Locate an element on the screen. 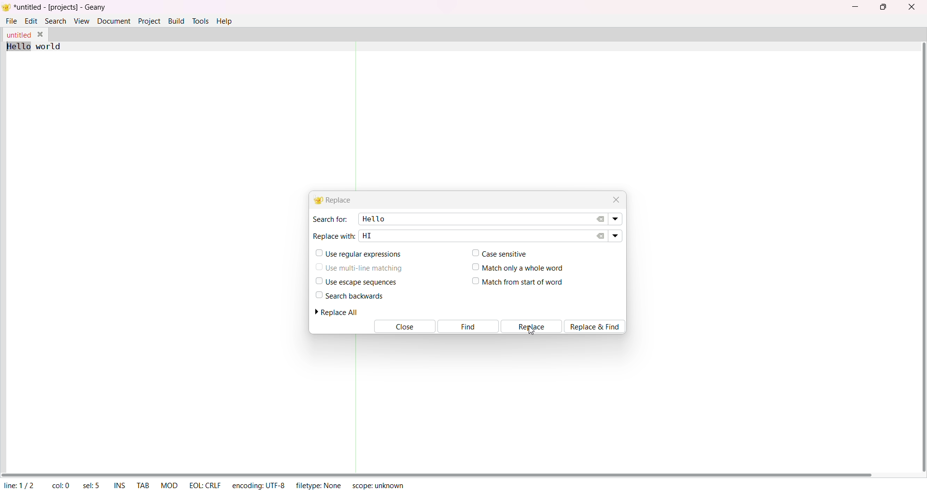 This screenshot has height=491, width=927. replace with is located at coordinates (334, 235).